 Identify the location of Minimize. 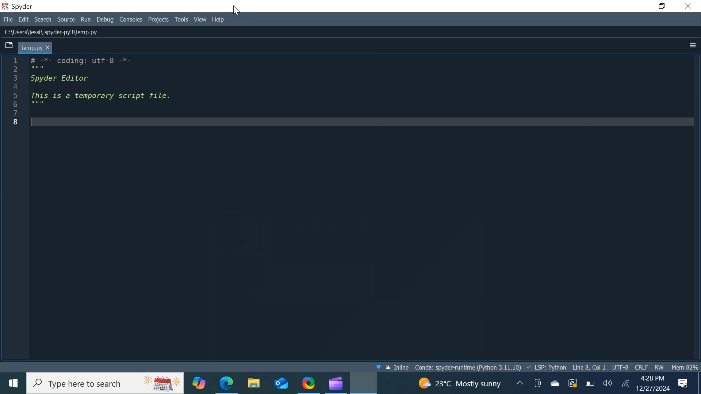
(636, 6).